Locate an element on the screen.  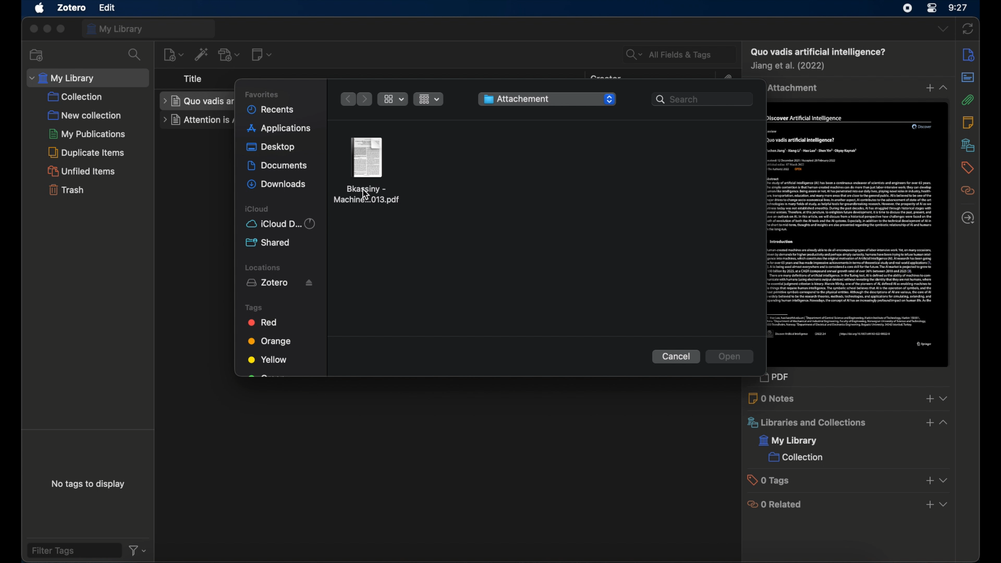
all fields and tags is located at coordinates (678, 54).